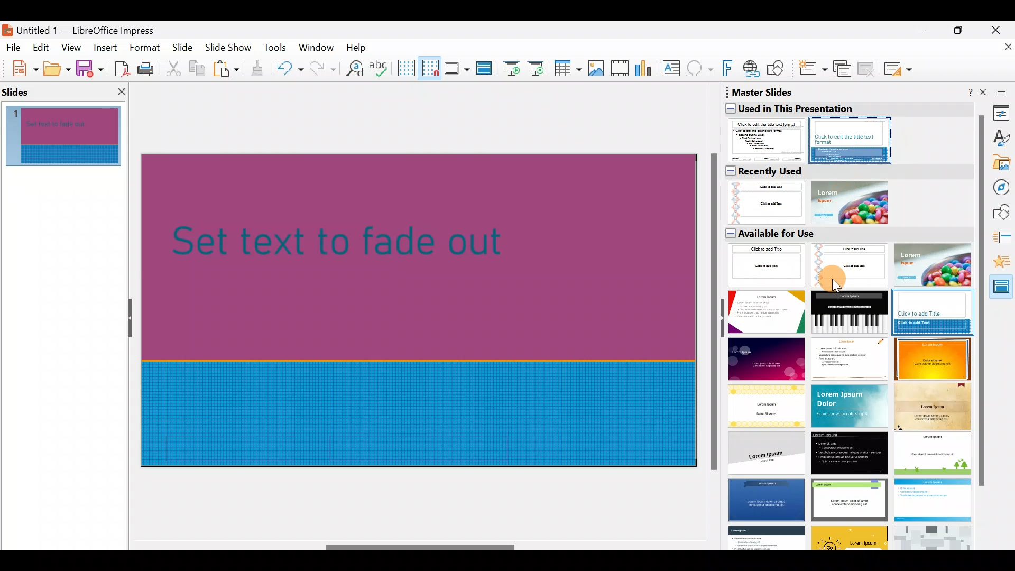  Describe the element at coordinates (259, 69) in the screenshot. I see `Clone formatting` at that location.